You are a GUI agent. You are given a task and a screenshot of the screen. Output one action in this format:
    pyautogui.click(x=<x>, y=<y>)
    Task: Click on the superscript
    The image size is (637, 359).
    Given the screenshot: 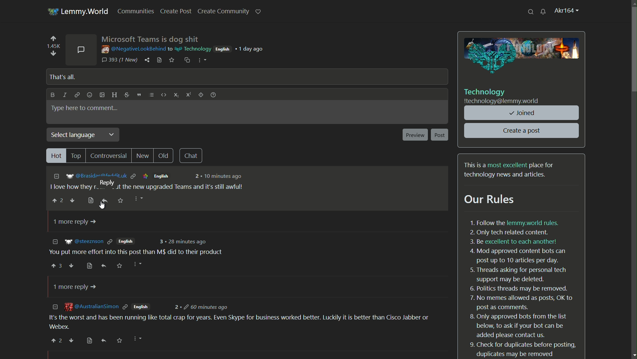 What is the action you would take?
    pyautogui.click(x=189, y=96)
    